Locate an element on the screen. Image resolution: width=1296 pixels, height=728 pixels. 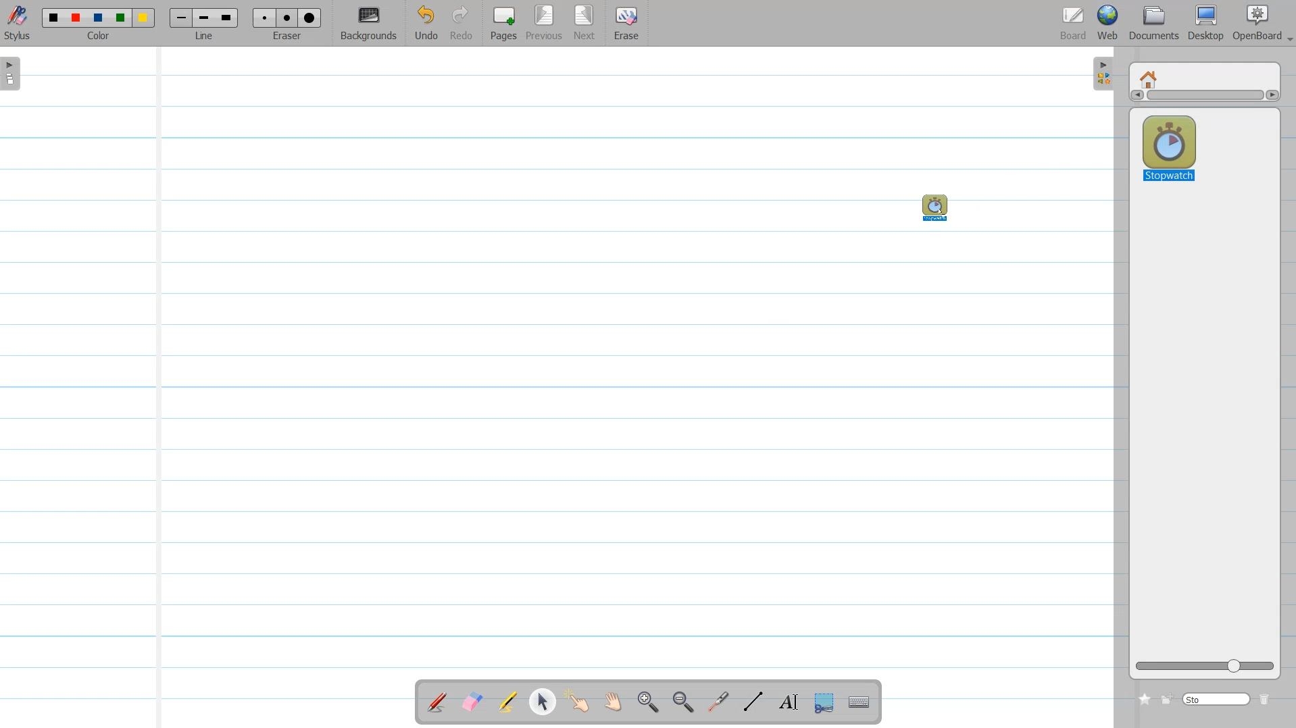
Annotate a Document  is located at coordinates (437, 702).